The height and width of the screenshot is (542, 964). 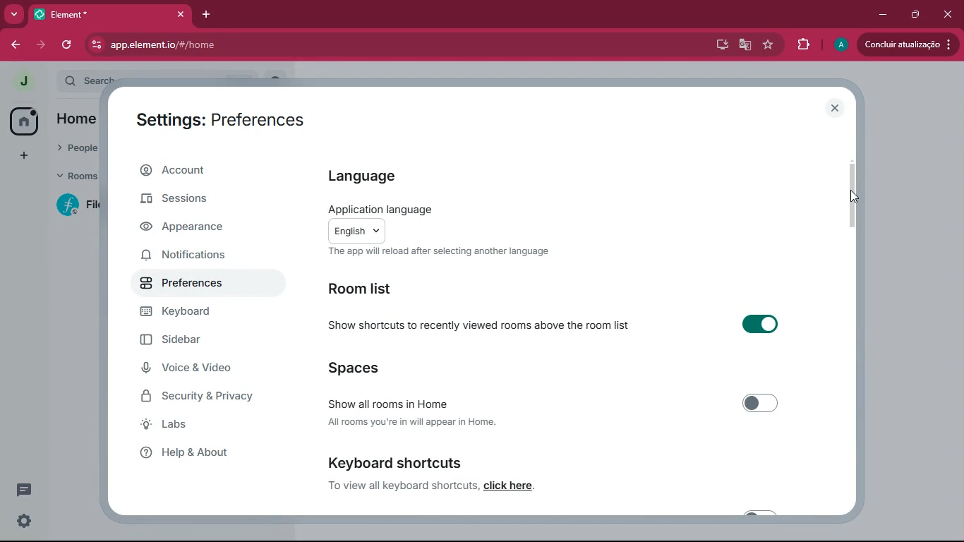 What do you see at coordinates (194, 258) in the screenshot?
I see `notifications` at bounding box center [194, 258].